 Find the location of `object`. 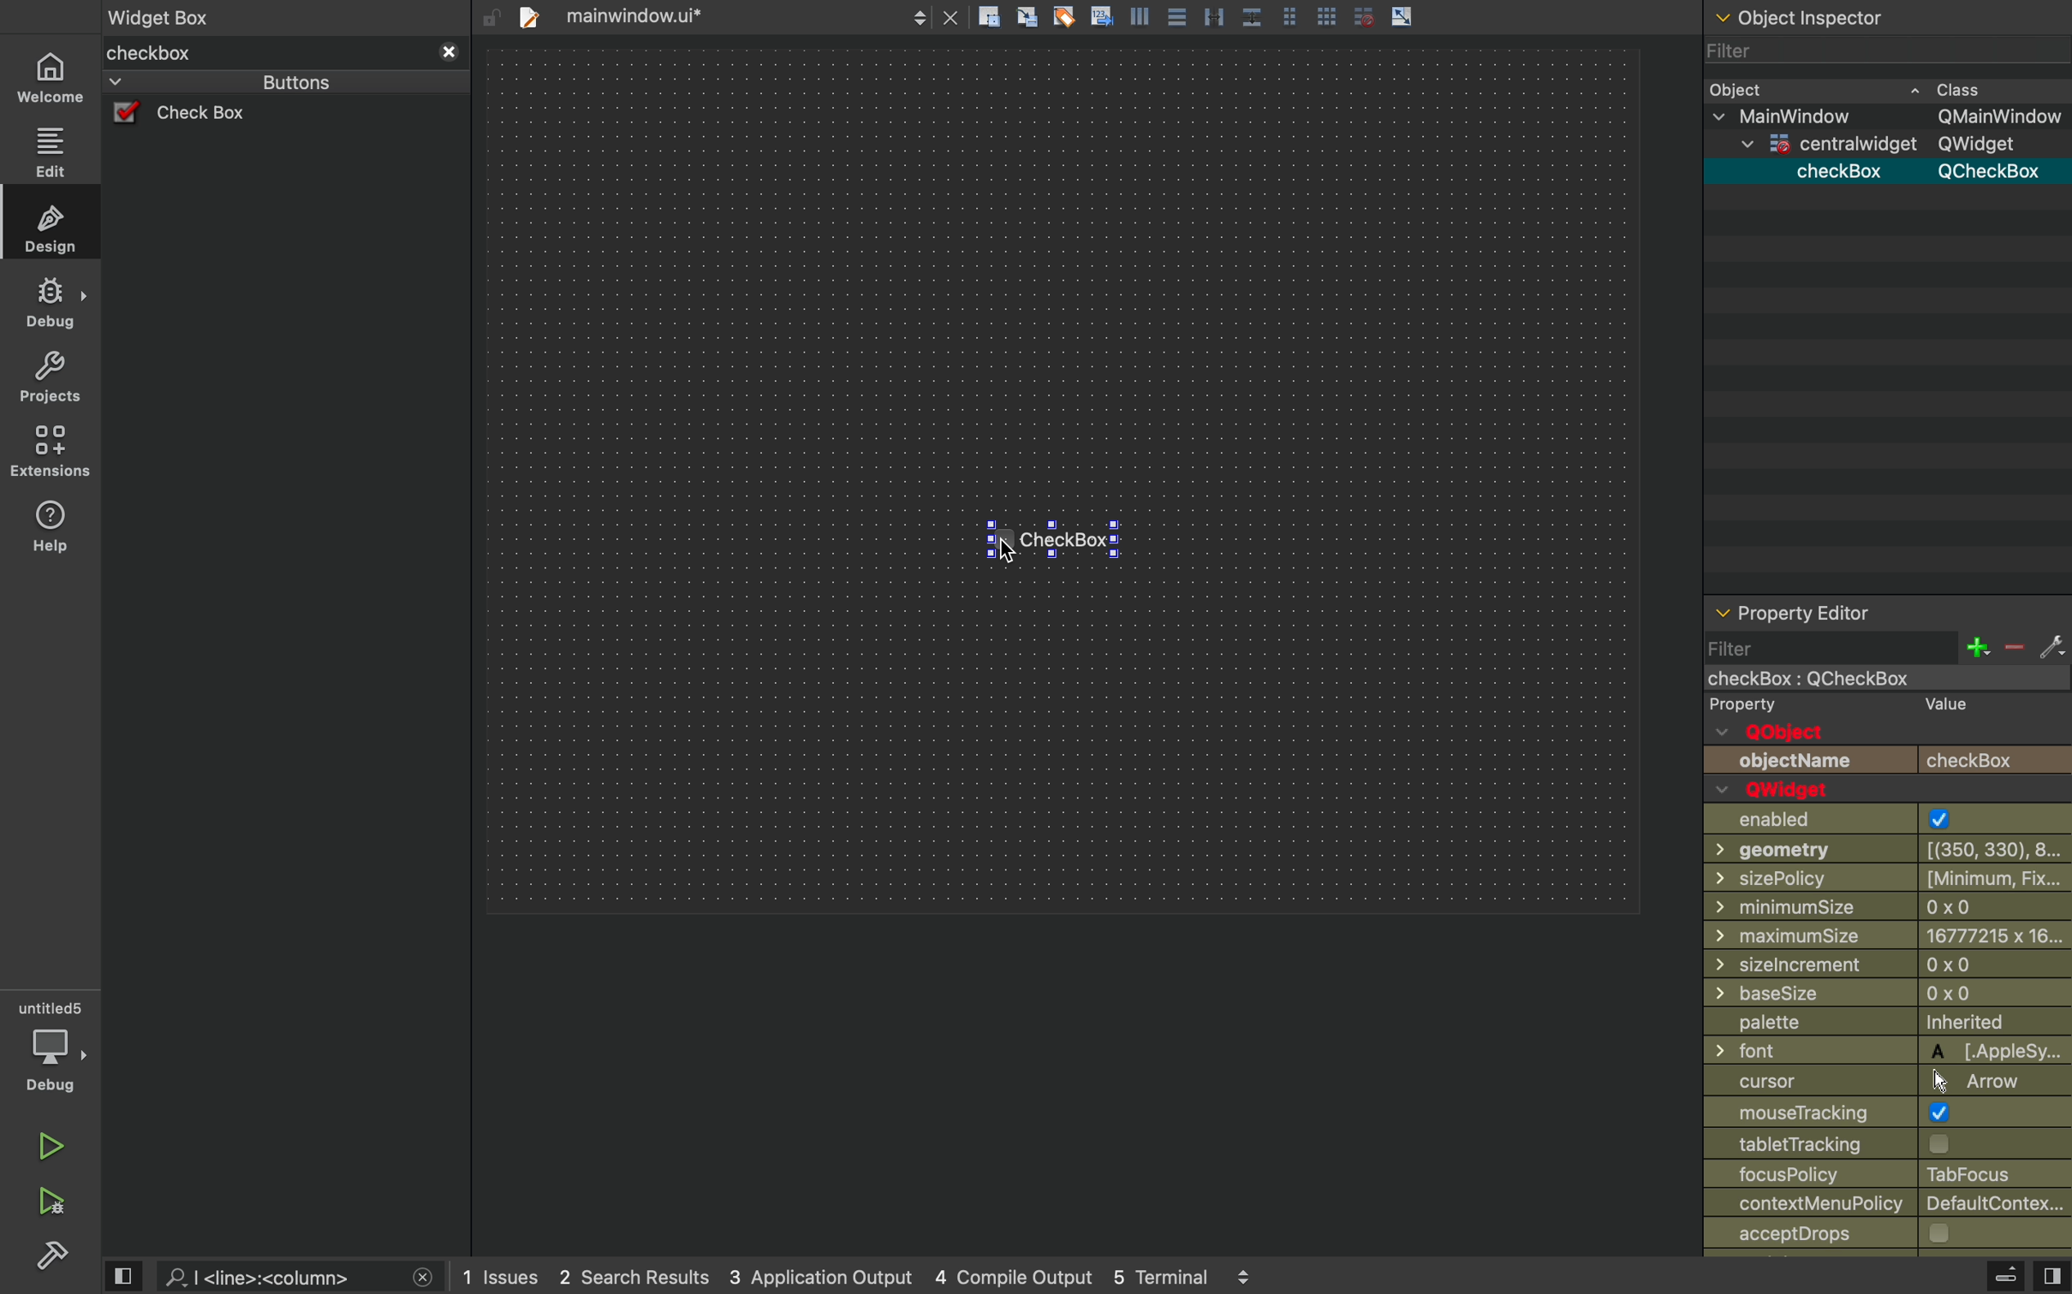

object is located at coordinates (1862, 88).